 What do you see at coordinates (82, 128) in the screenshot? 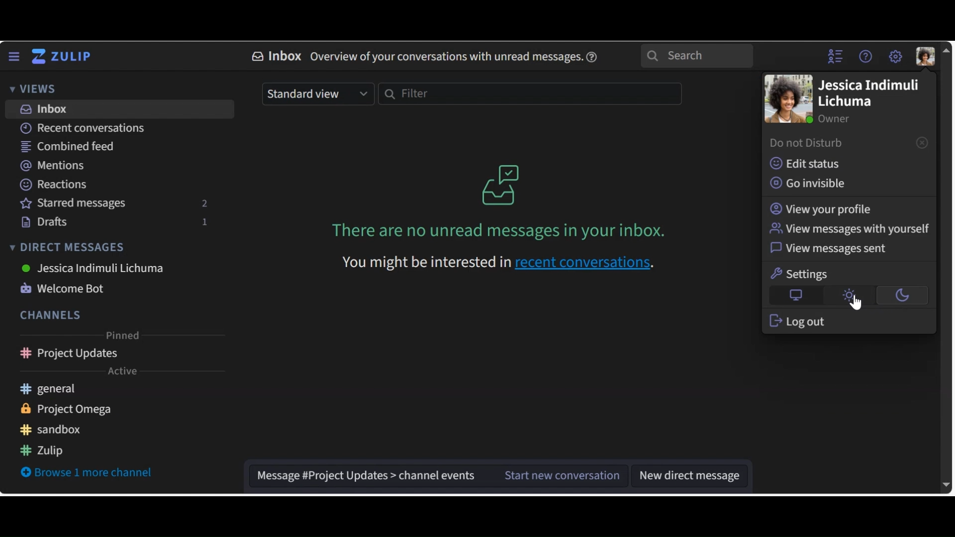
I see `Recent Conversations` at bounding box center [82, 128].